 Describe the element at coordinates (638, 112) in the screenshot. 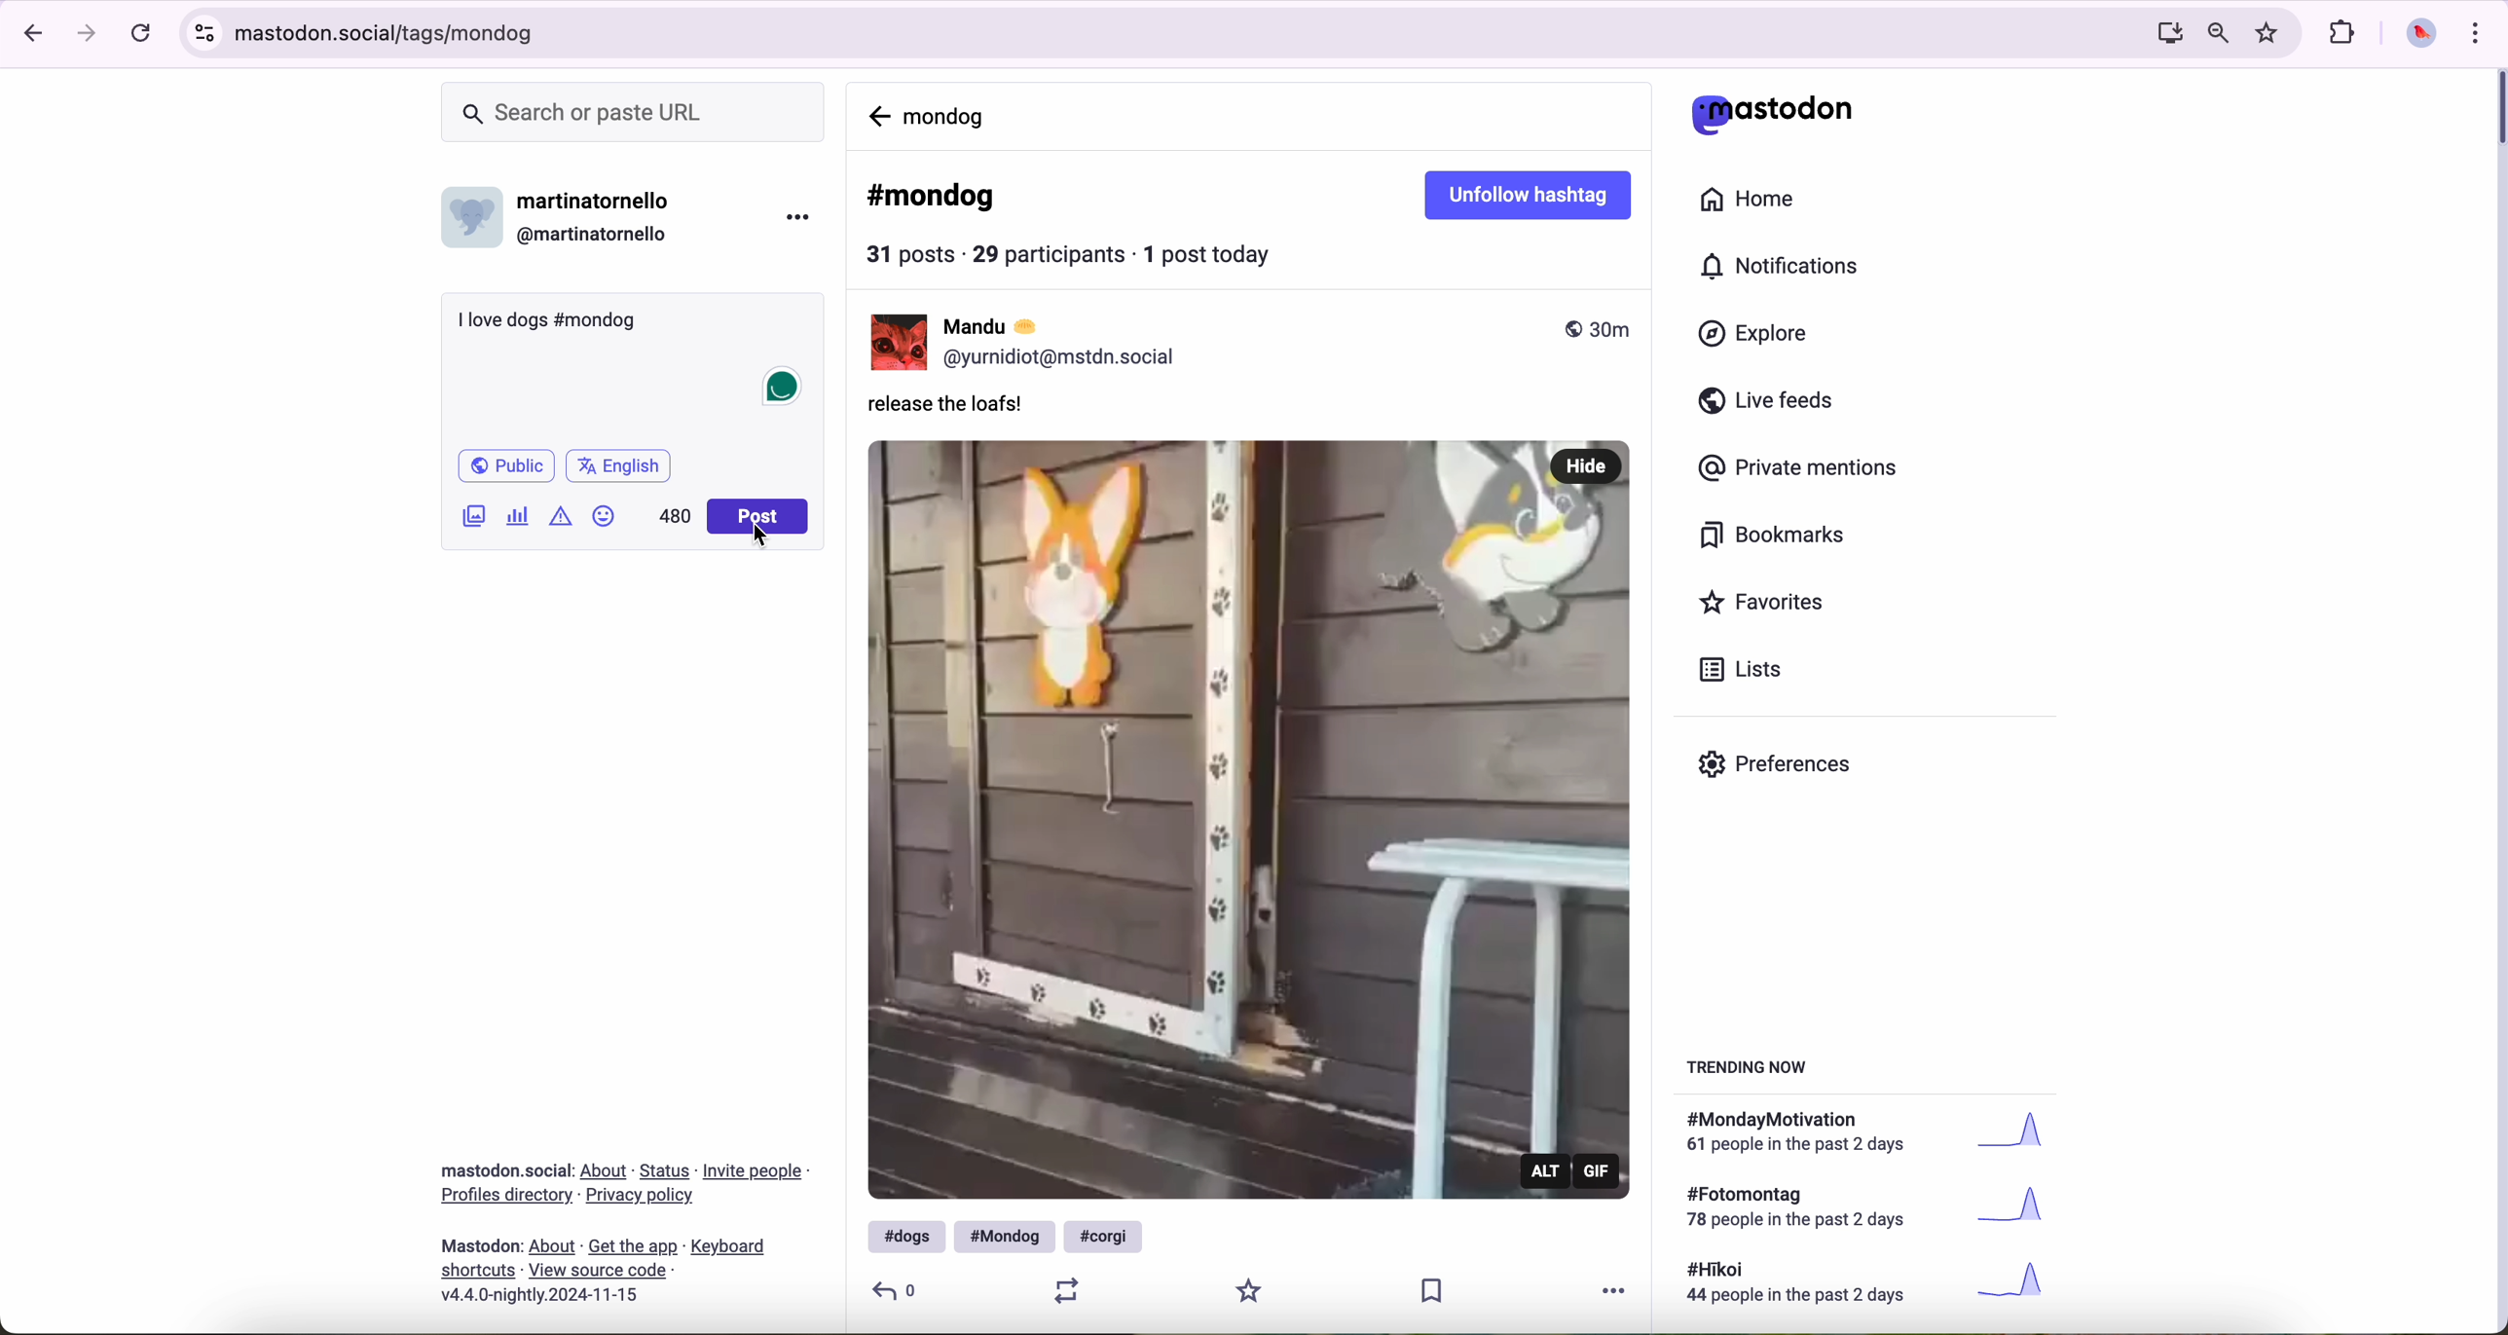

I see `search bar` at that location.